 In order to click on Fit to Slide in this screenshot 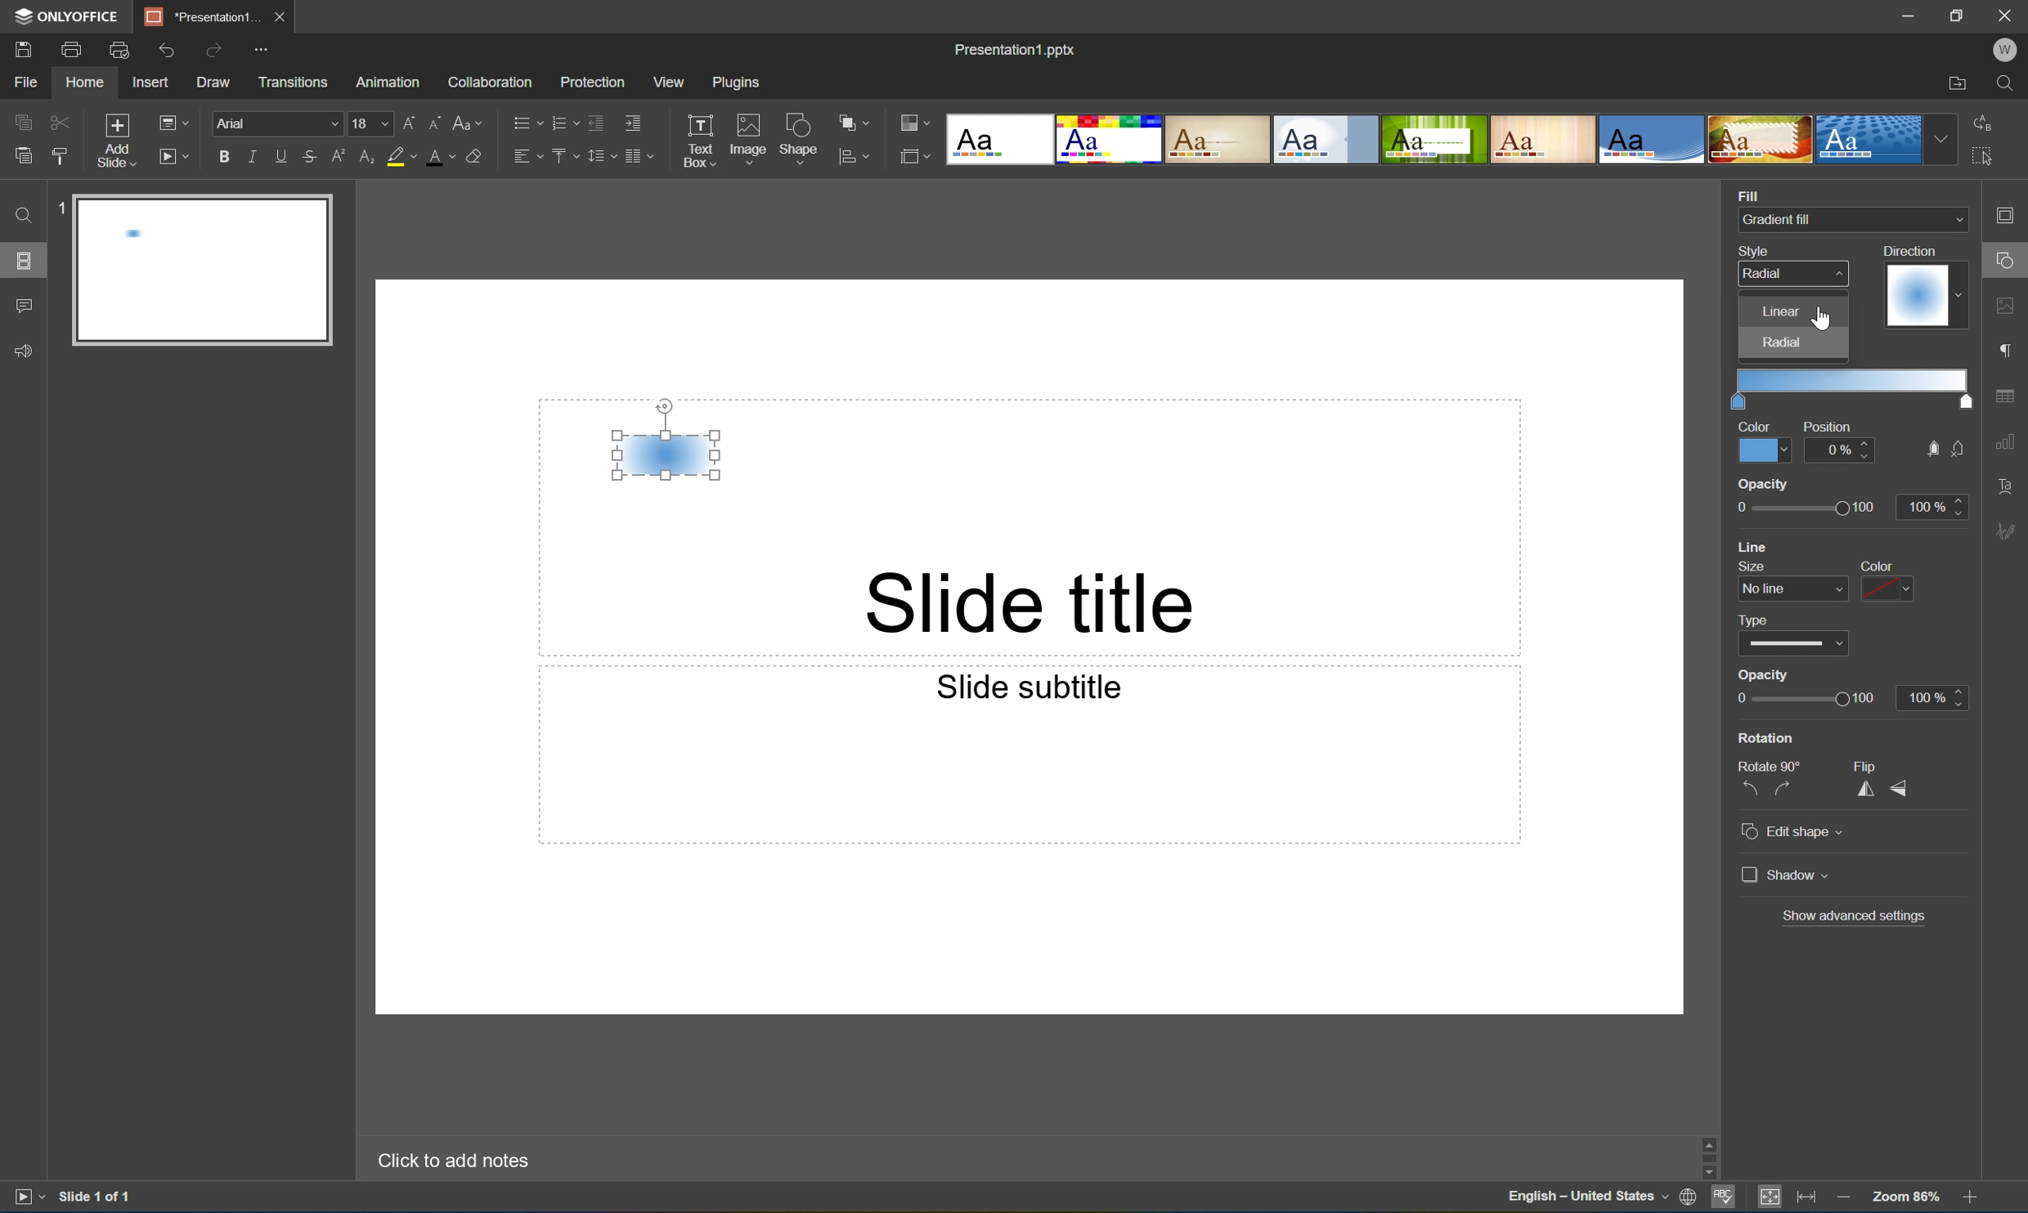, I will do `click(1774, 1197)`.